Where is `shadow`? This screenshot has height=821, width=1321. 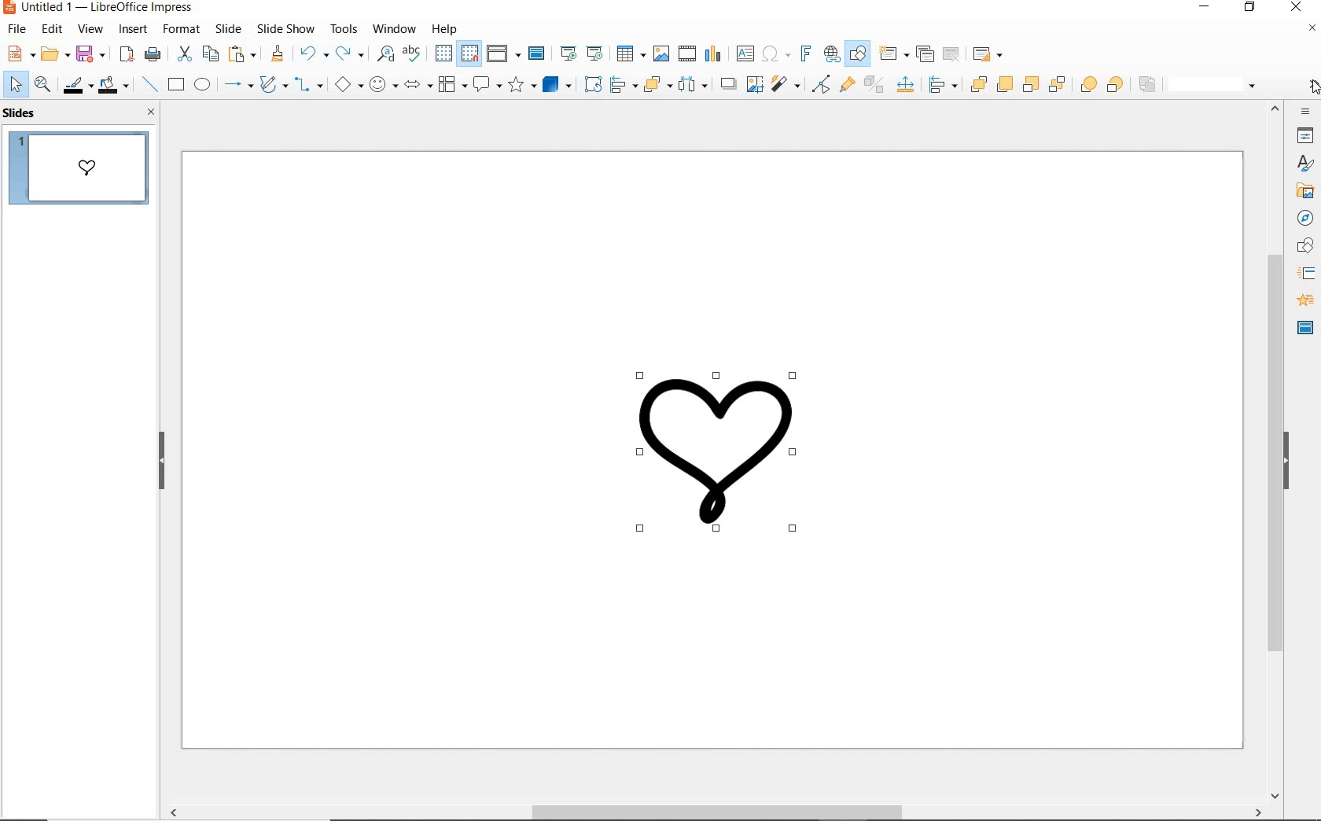 shadow is located at coordinates (727, 82).